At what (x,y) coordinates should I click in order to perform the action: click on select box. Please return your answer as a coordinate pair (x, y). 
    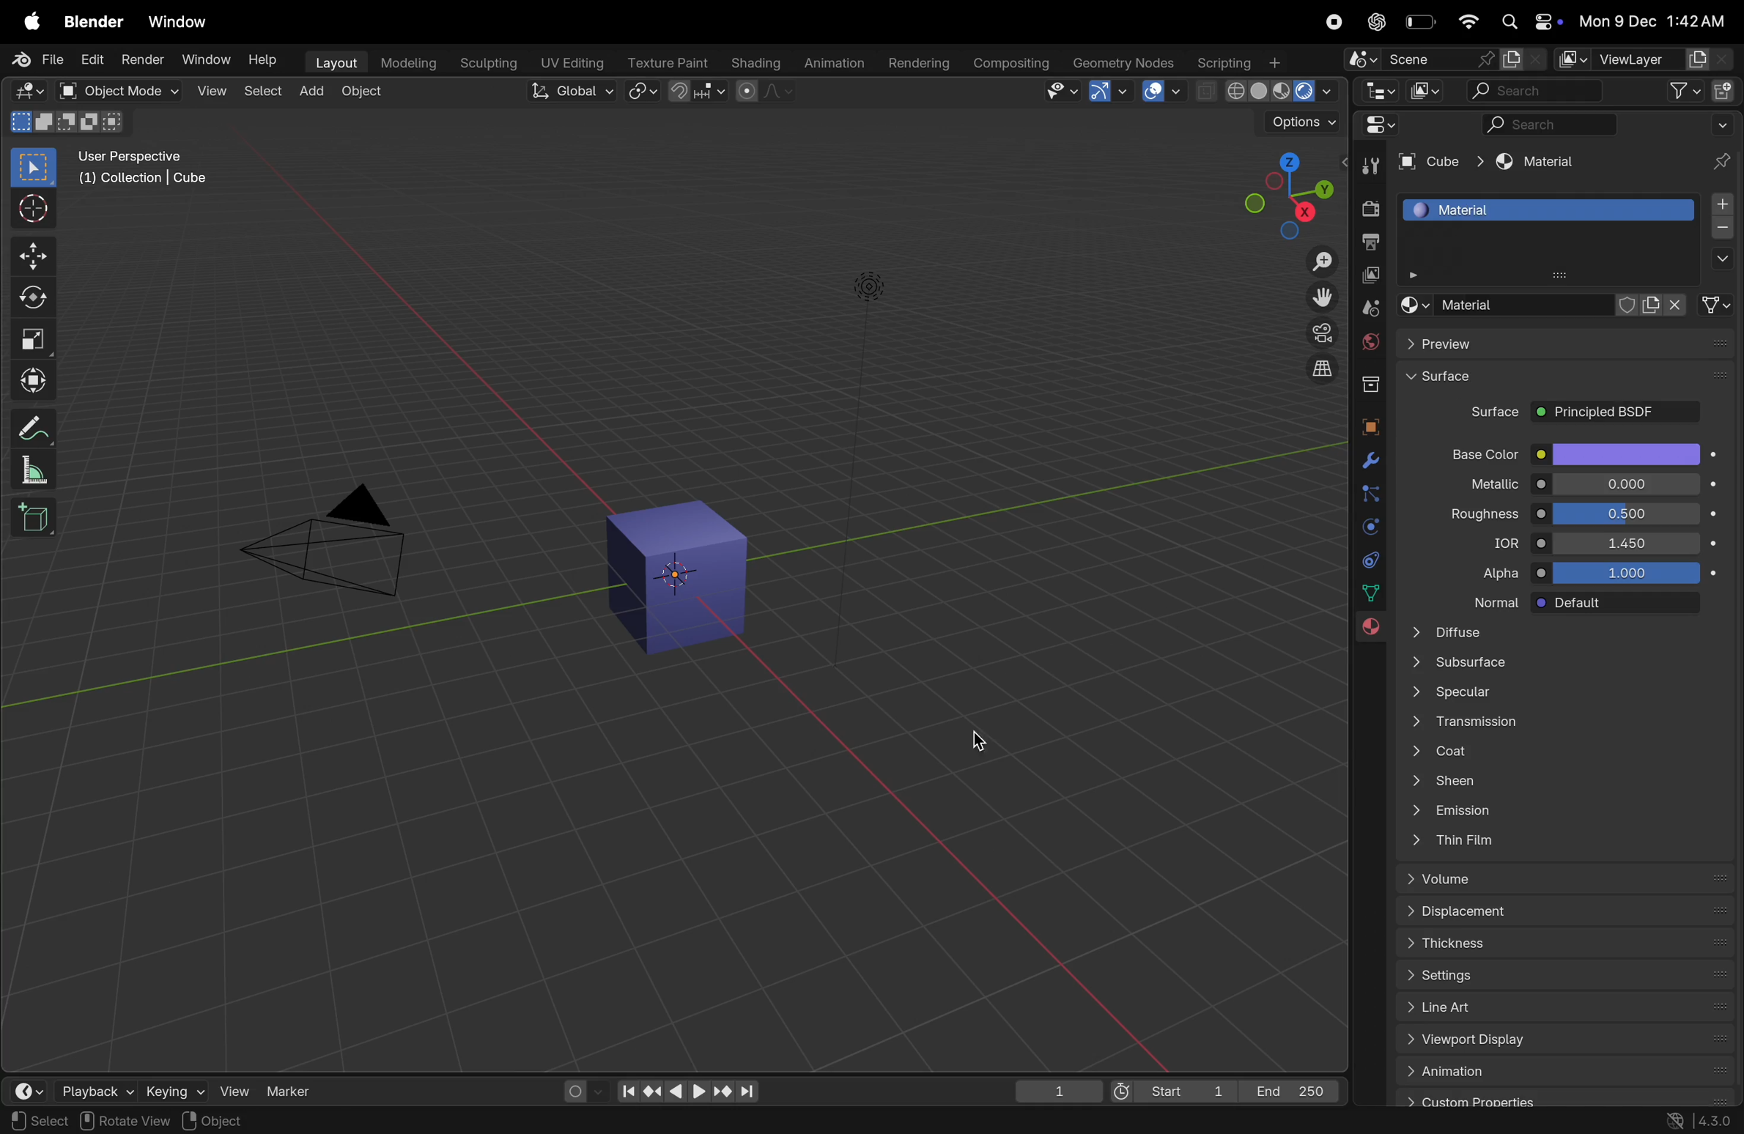
    Looking at the image, I should click on (33, 168).